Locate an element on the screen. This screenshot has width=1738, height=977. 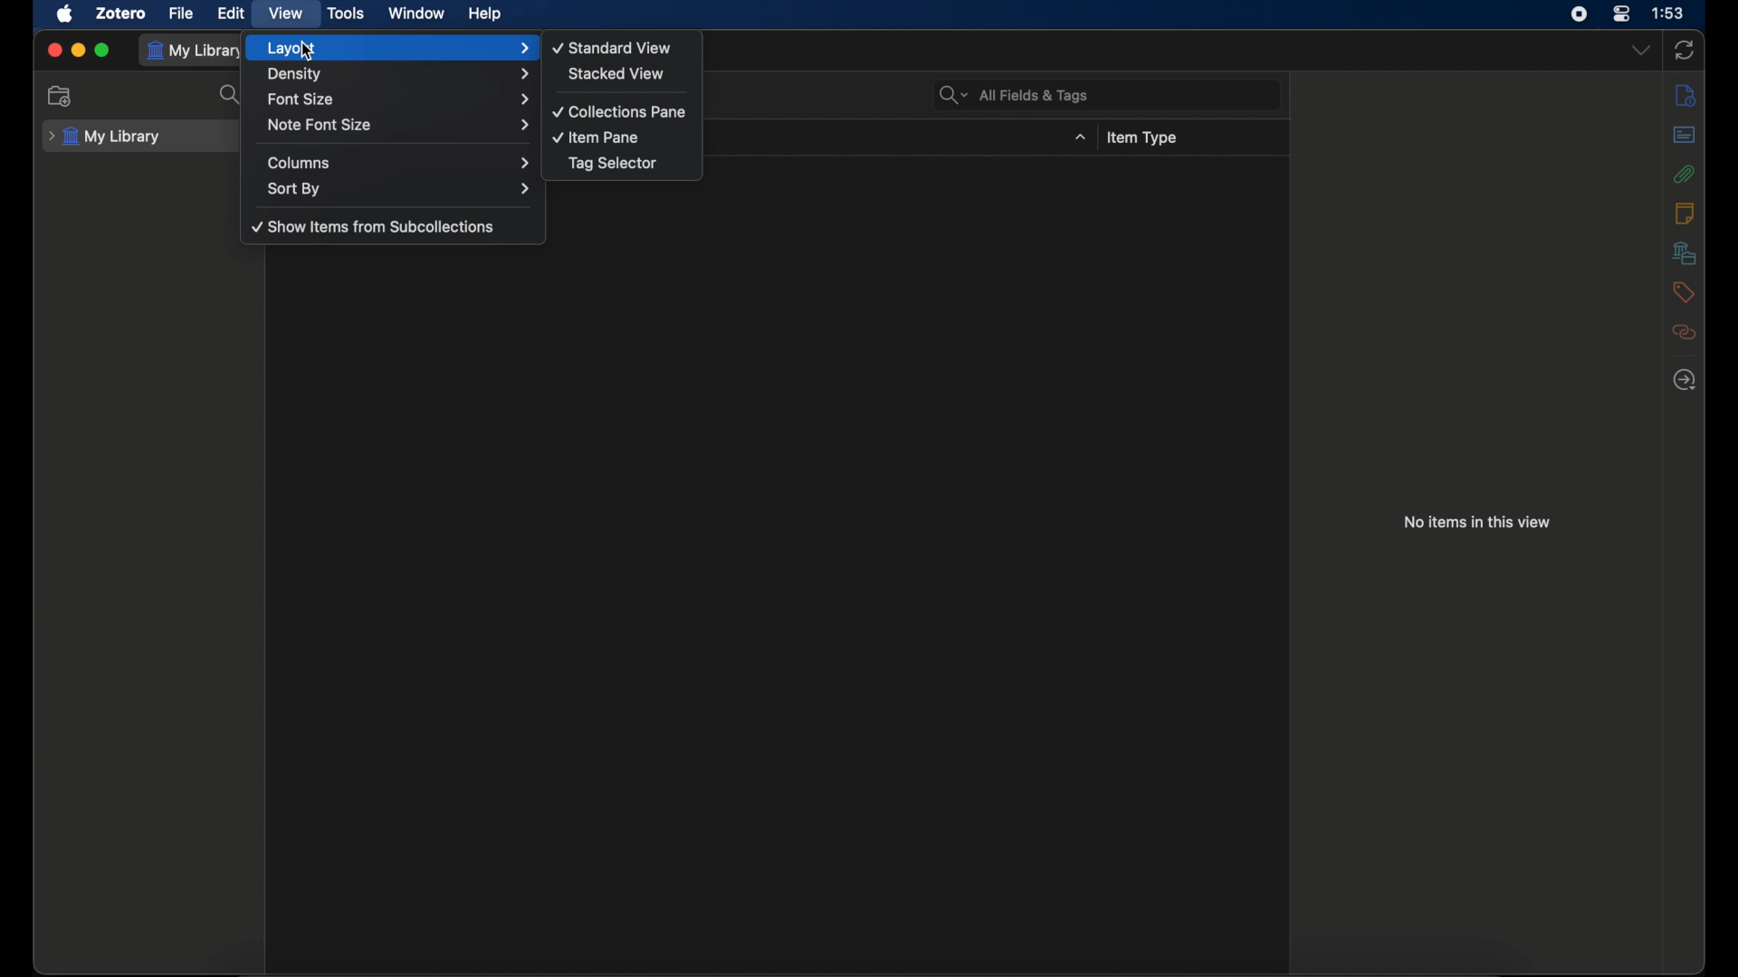
sync is located at coordinates (1684, 51).